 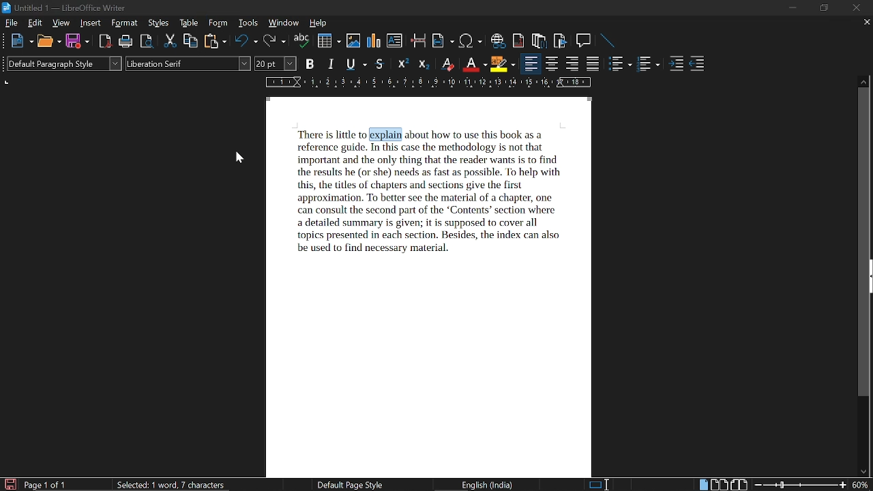 What do you see at coordinates (861, 485) in the screenshot?
I see `current zoom` at bounding box center [861, 485].